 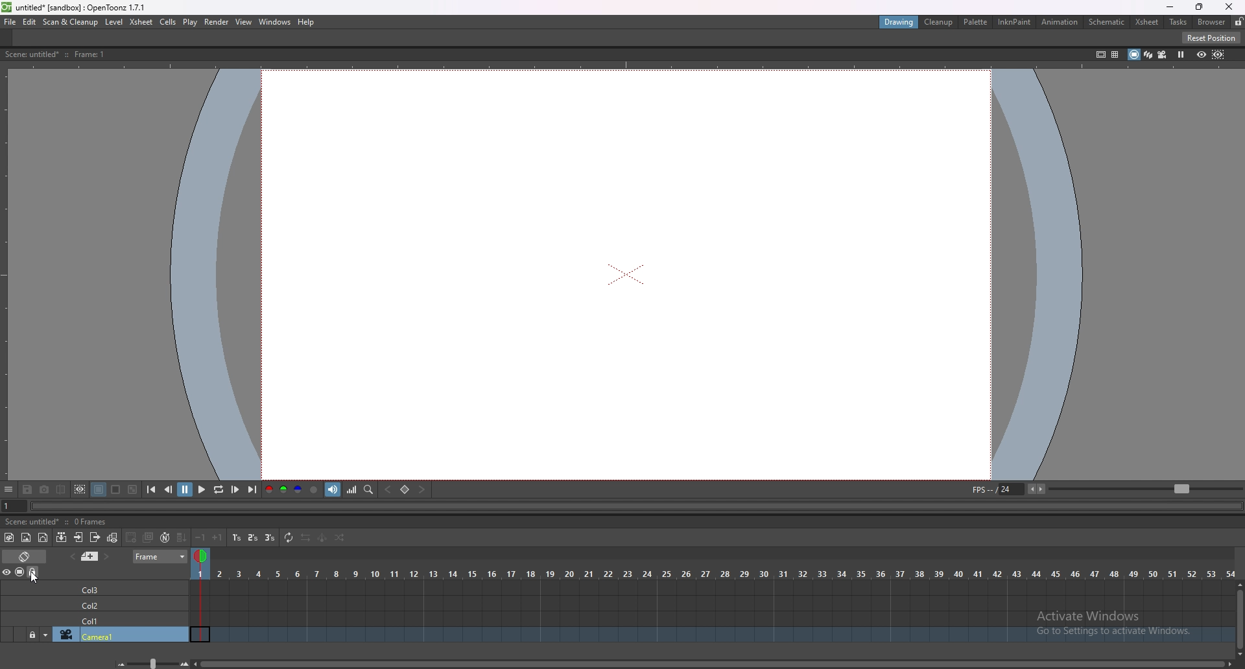 I want to click on edit, so click(x=30, y=21).